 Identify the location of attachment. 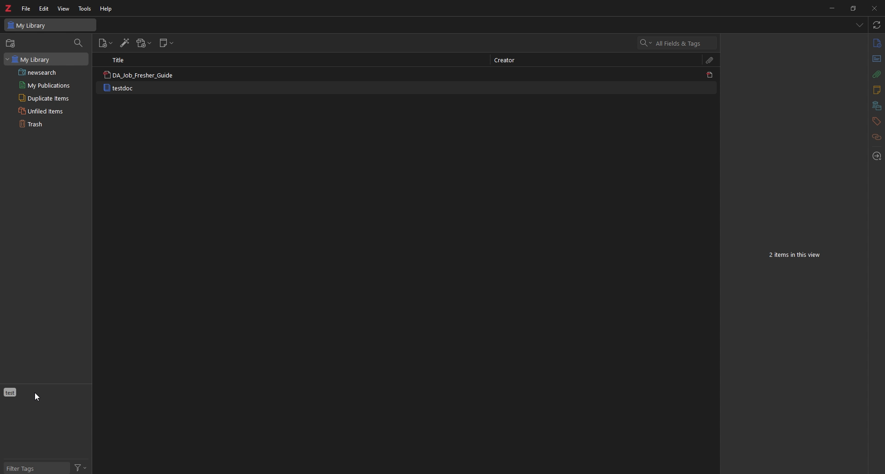
(709, 60).